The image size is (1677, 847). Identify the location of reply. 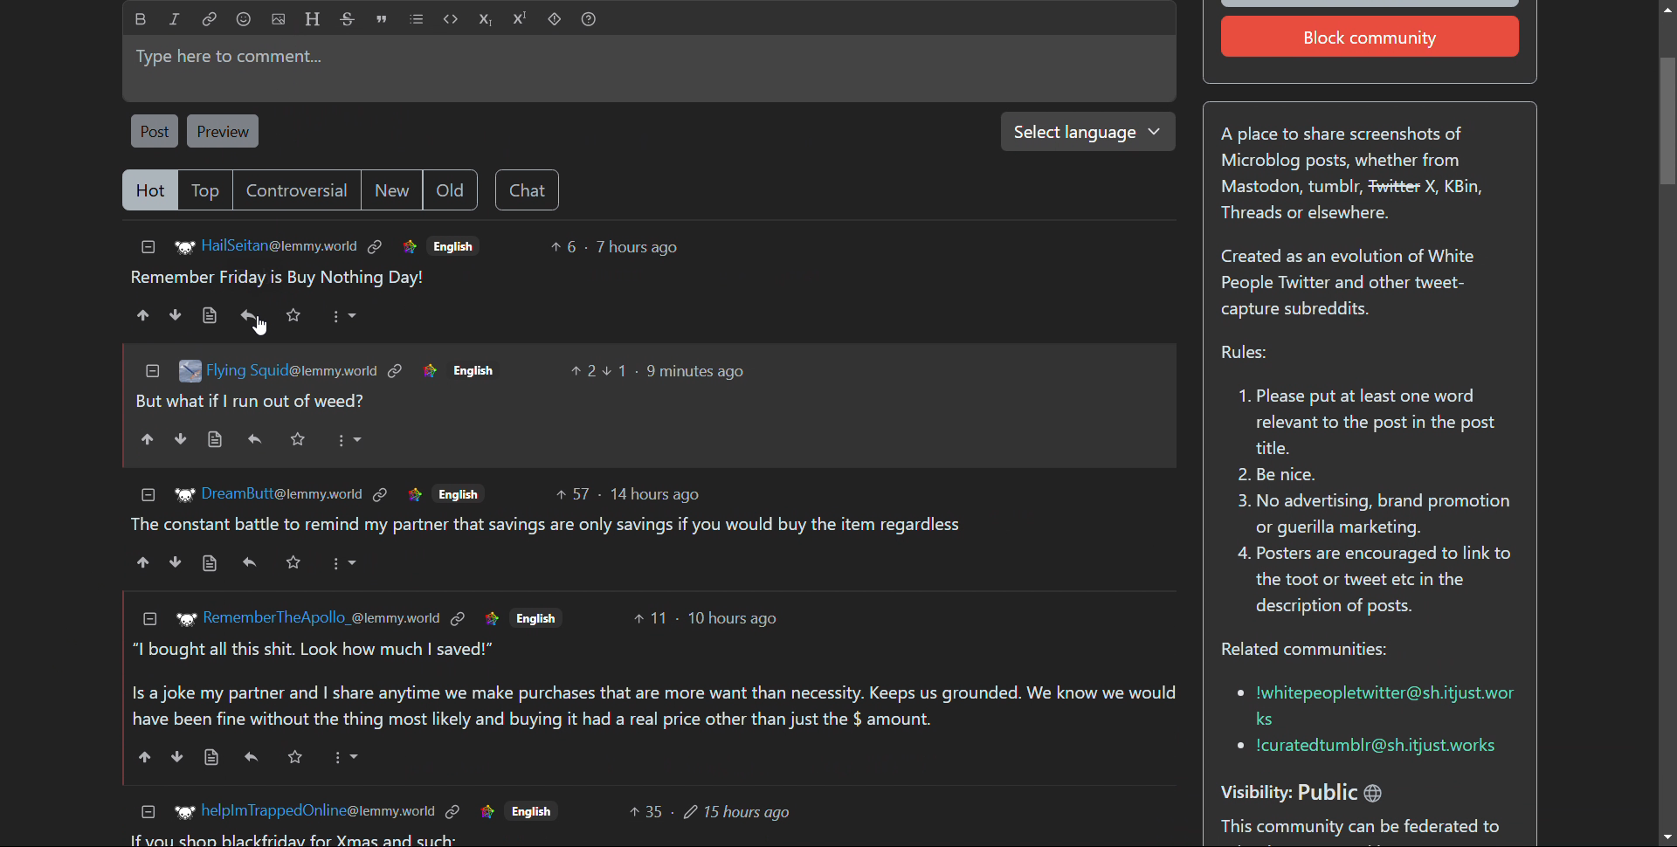
(249, 562).